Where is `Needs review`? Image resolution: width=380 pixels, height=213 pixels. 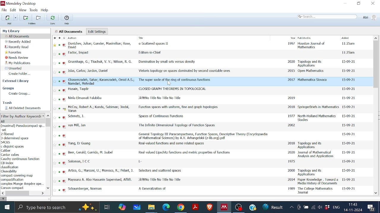
Needs review is located at coordinates (18, 57).